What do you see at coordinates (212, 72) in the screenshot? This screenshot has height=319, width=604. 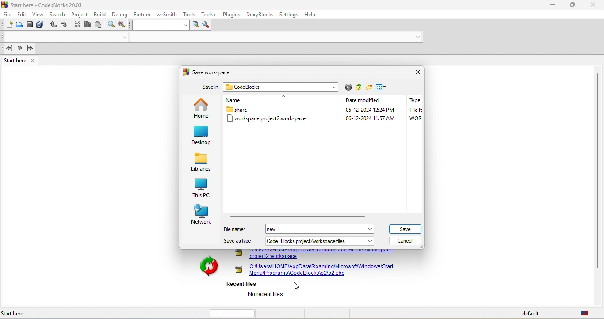 I see `save workspace` at bounding box center [212, 72].